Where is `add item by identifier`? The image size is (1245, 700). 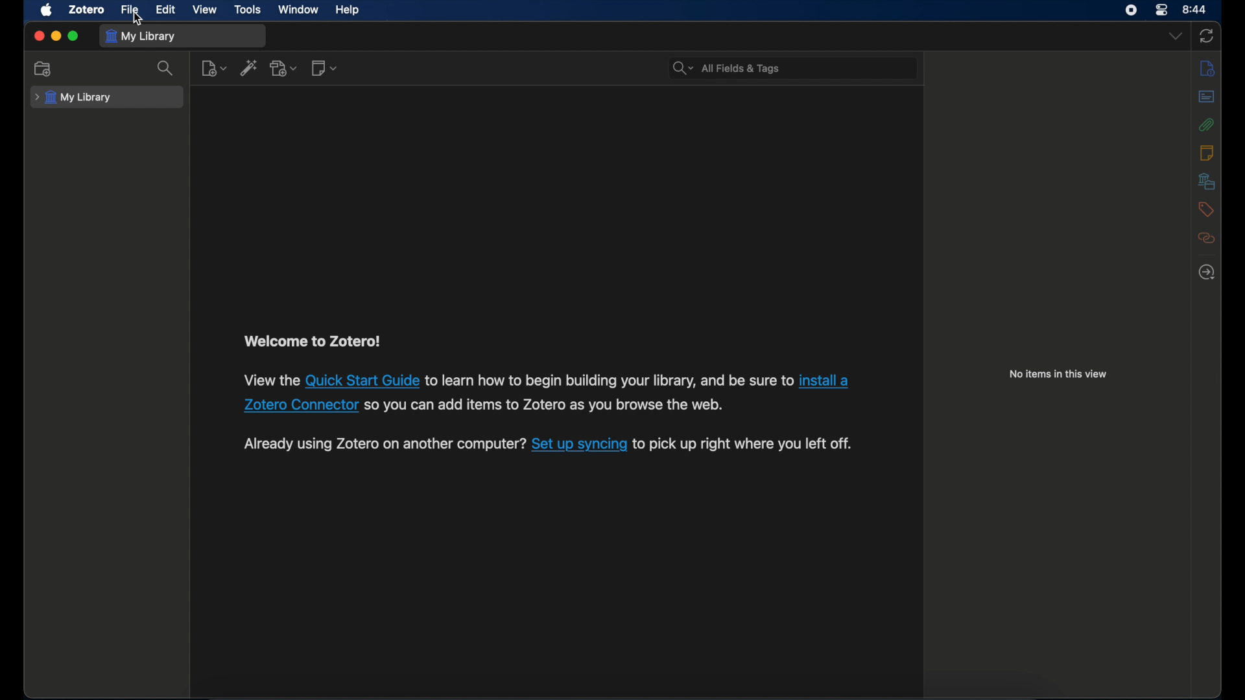
add item by identifier is located at coordinates (248, 69).